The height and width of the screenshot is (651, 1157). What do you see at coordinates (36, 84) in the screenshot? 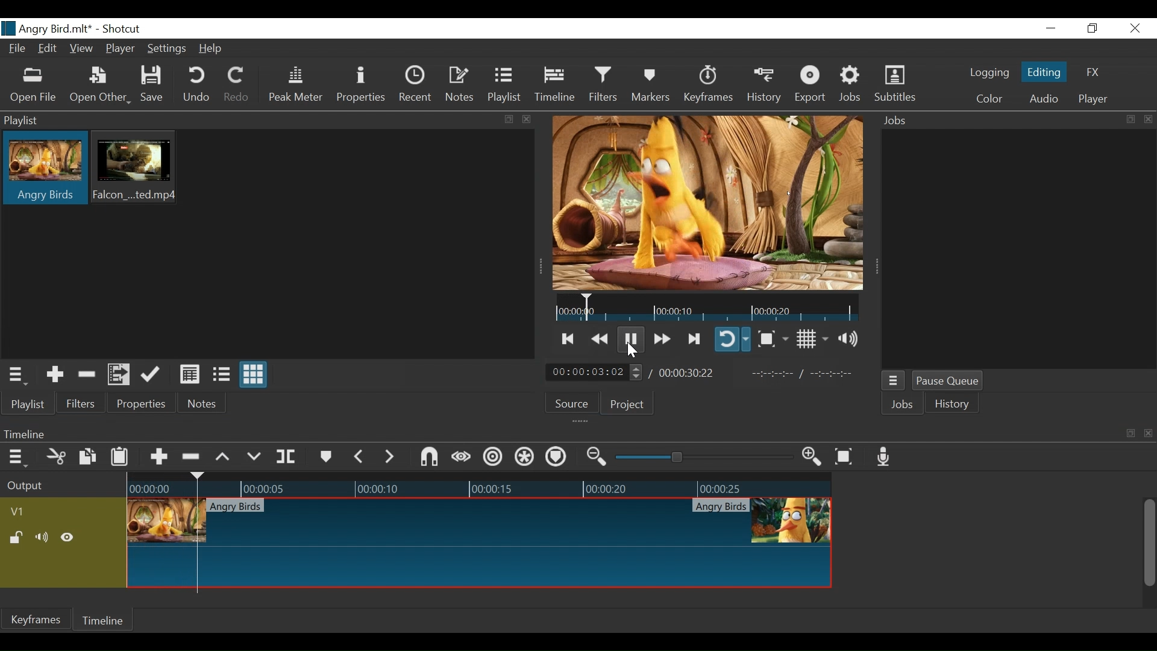
I see `Open File` at bounding box center [36, 84].